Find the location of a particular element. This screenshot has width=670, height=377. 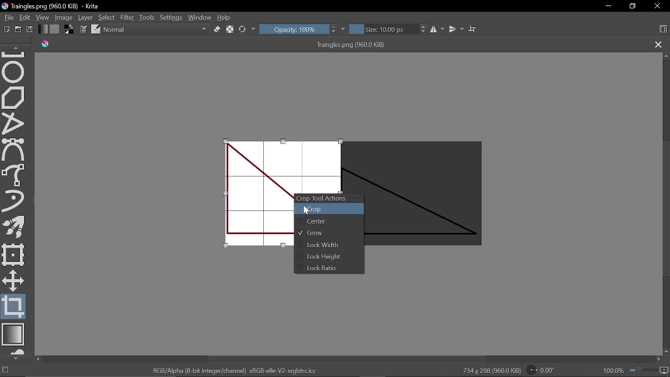

Tools is located at coordinates (147, 17).